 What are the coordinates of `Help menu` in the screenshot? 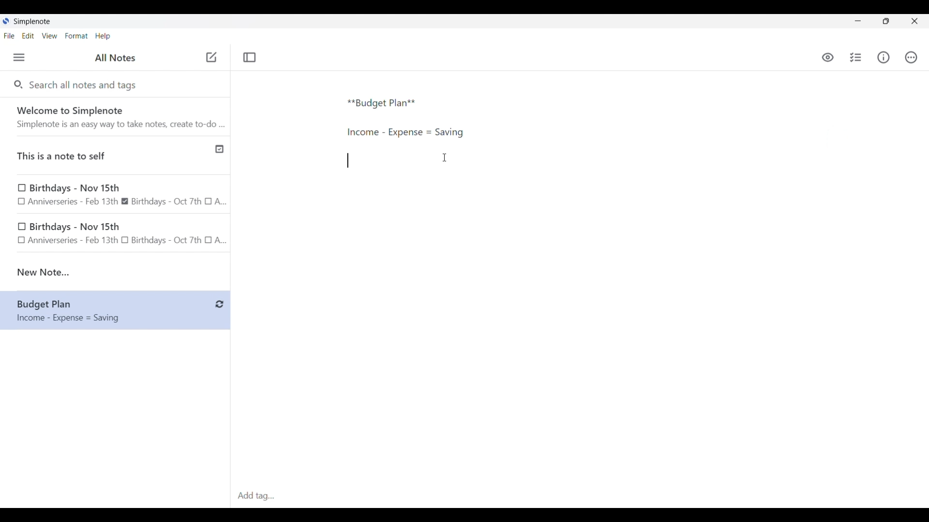 It's located at (103, 36).